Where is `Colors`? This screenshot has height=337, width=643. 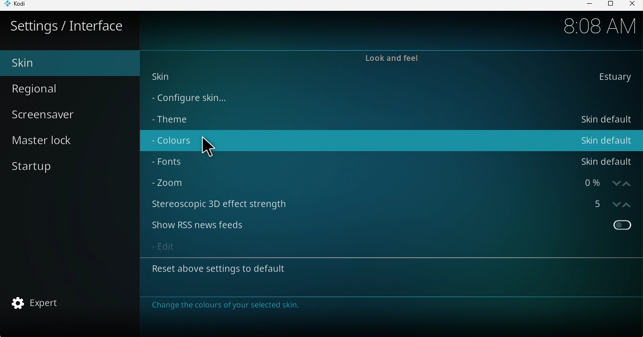
Colors is located at coordinates (392, 140).